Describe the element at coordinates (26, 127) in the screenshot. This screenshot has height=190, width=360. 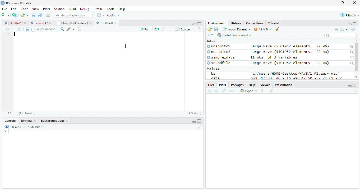
I see `R 4.2.1 - ~/RStudio/` at that location.